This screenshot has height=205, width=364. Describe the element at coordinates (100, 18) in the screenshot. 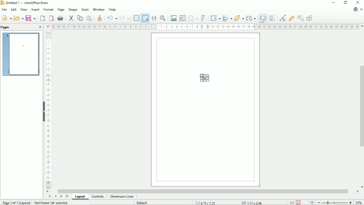

I see `Clone formatting` at that location.